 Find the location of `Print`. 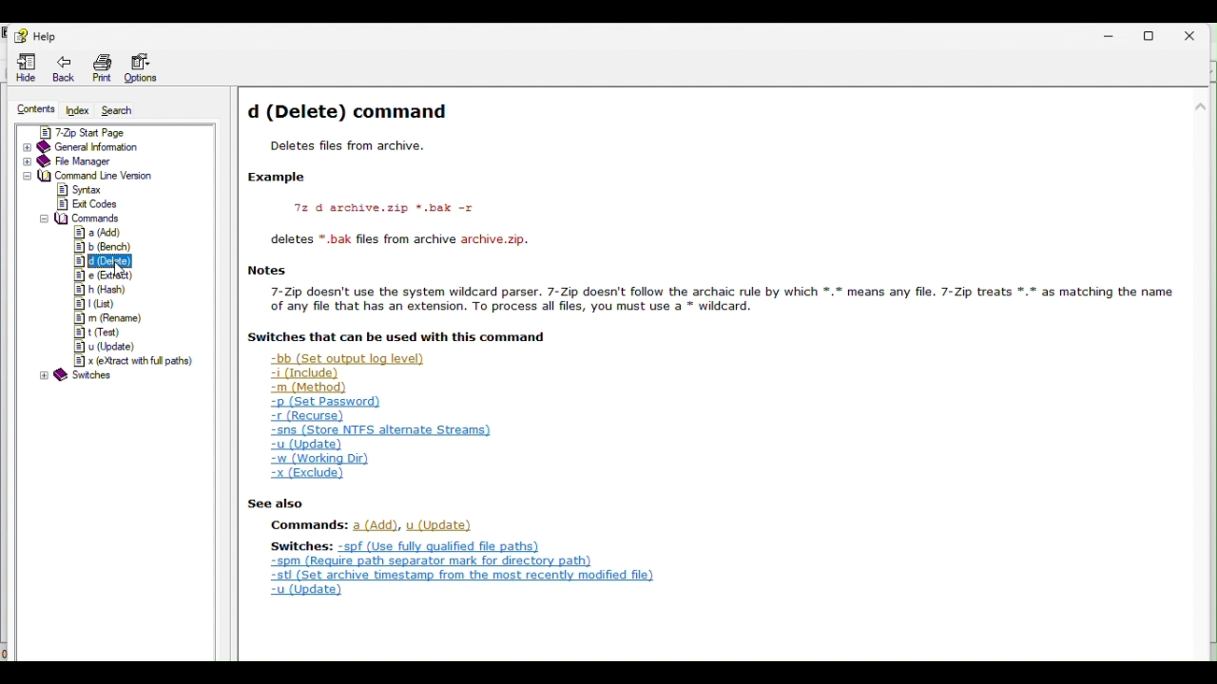

Print is located at coordinates (101, 67).